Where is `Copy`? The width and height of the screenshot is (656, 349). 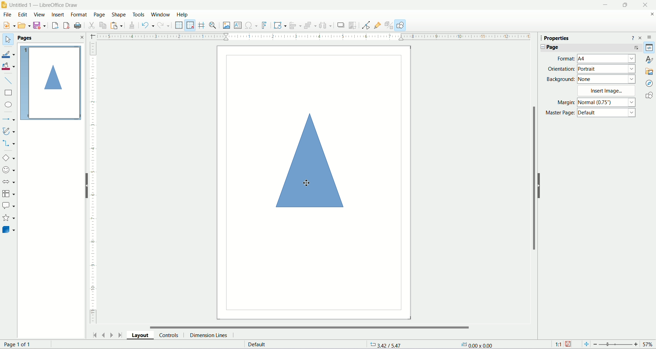 Copy is located at coordinates (103, 25).